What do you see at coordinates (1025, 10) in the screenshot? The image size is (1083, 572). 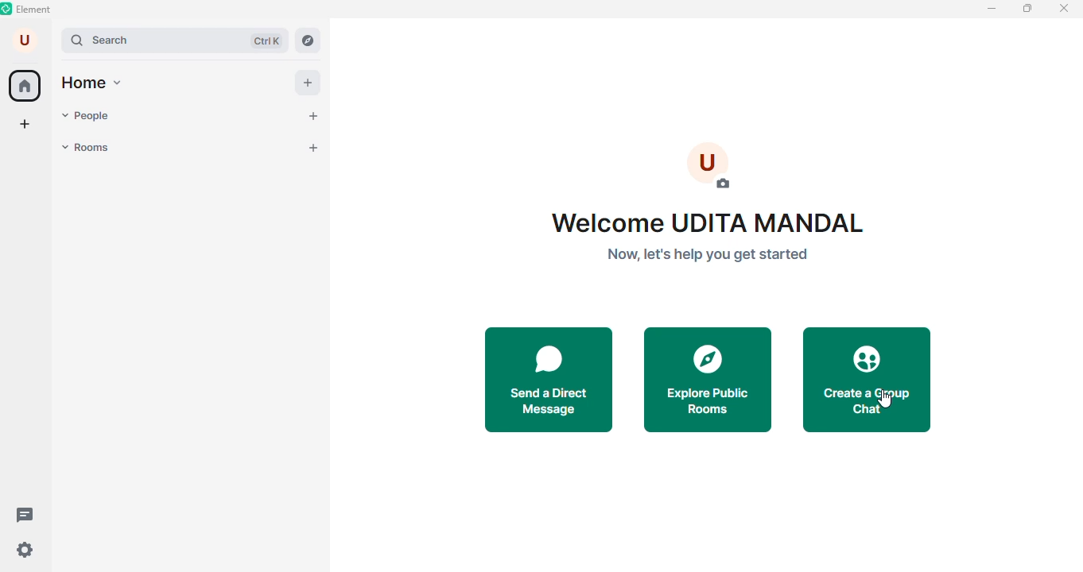 I see `maximize` at bounding box center [1025, 10].